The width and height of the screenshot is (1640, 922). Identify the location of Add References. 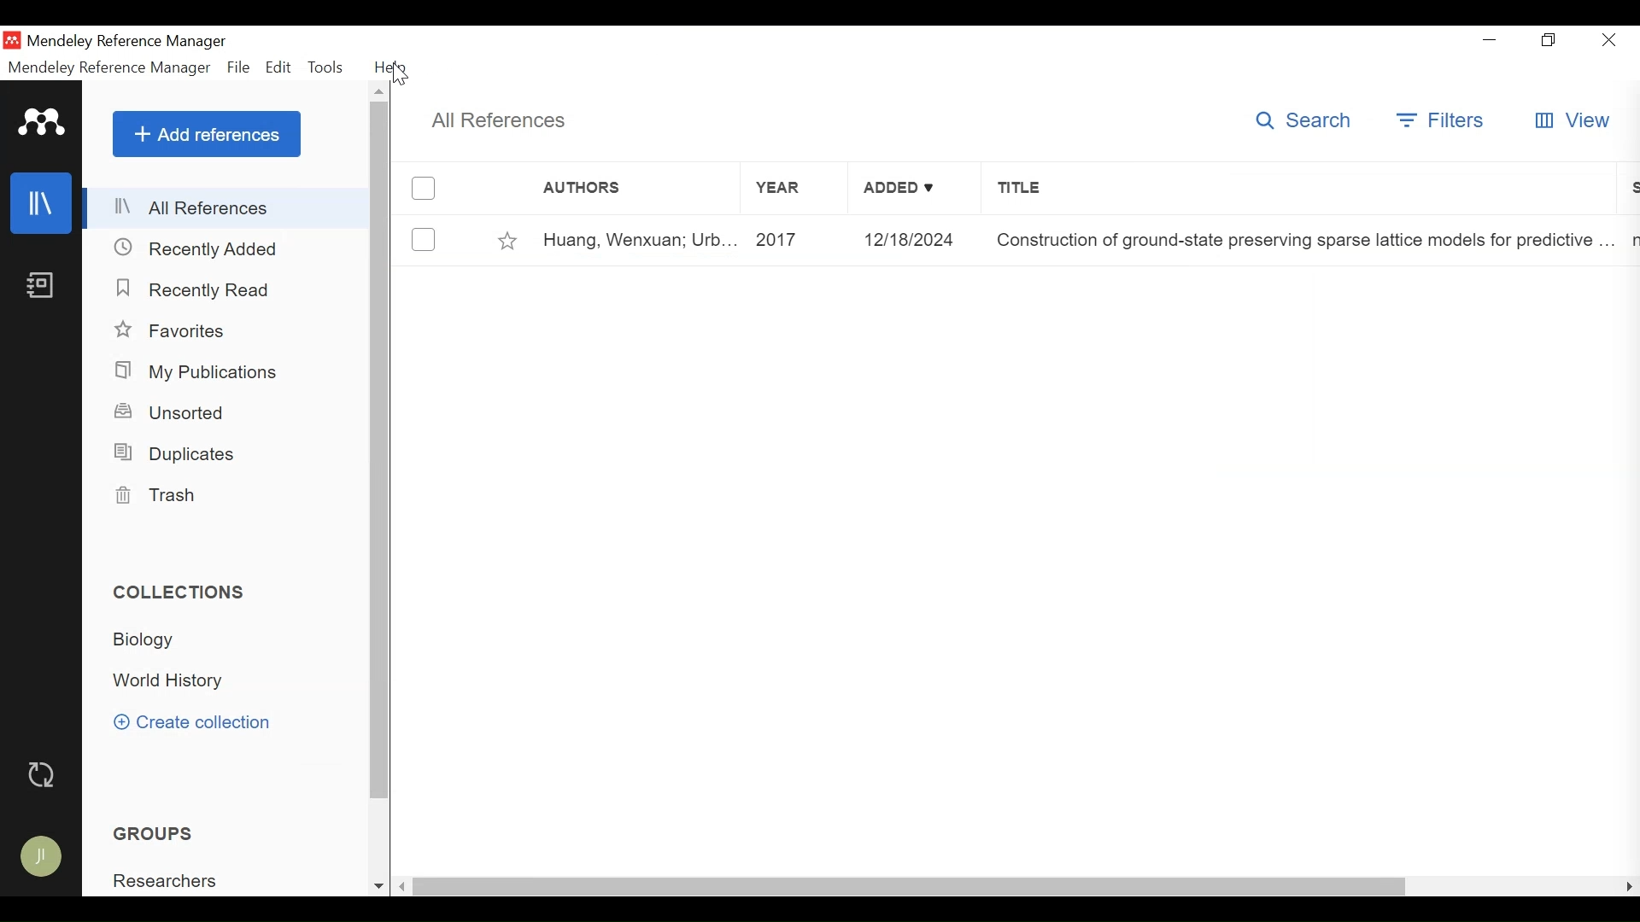
(207, 134).